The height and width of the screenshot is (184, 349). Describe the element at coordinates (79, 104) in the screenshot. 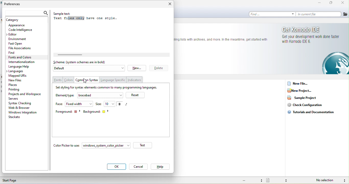

I see `fixed width` at that location.